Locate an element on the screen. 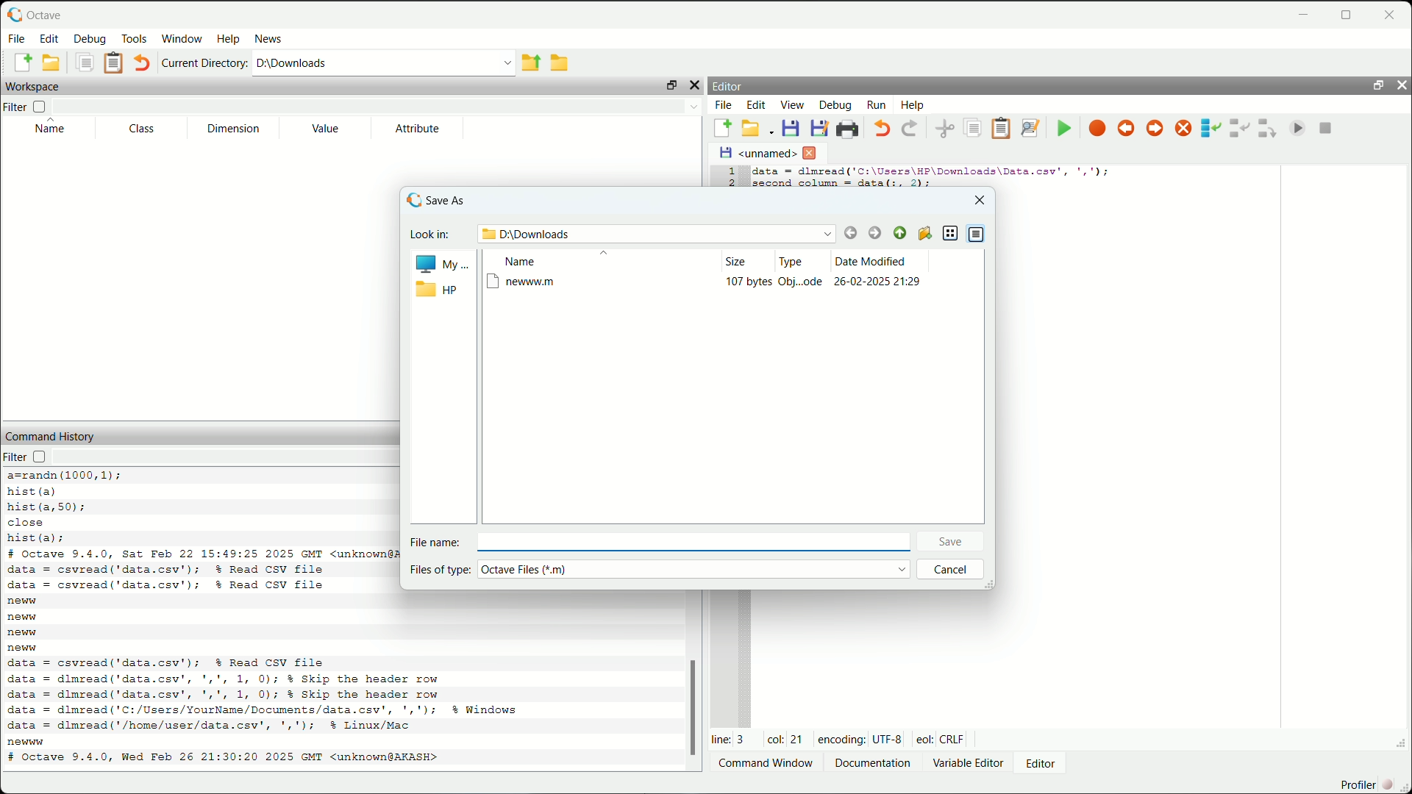 The image size is (1412, 794). file is located at coordinates (16, 38).